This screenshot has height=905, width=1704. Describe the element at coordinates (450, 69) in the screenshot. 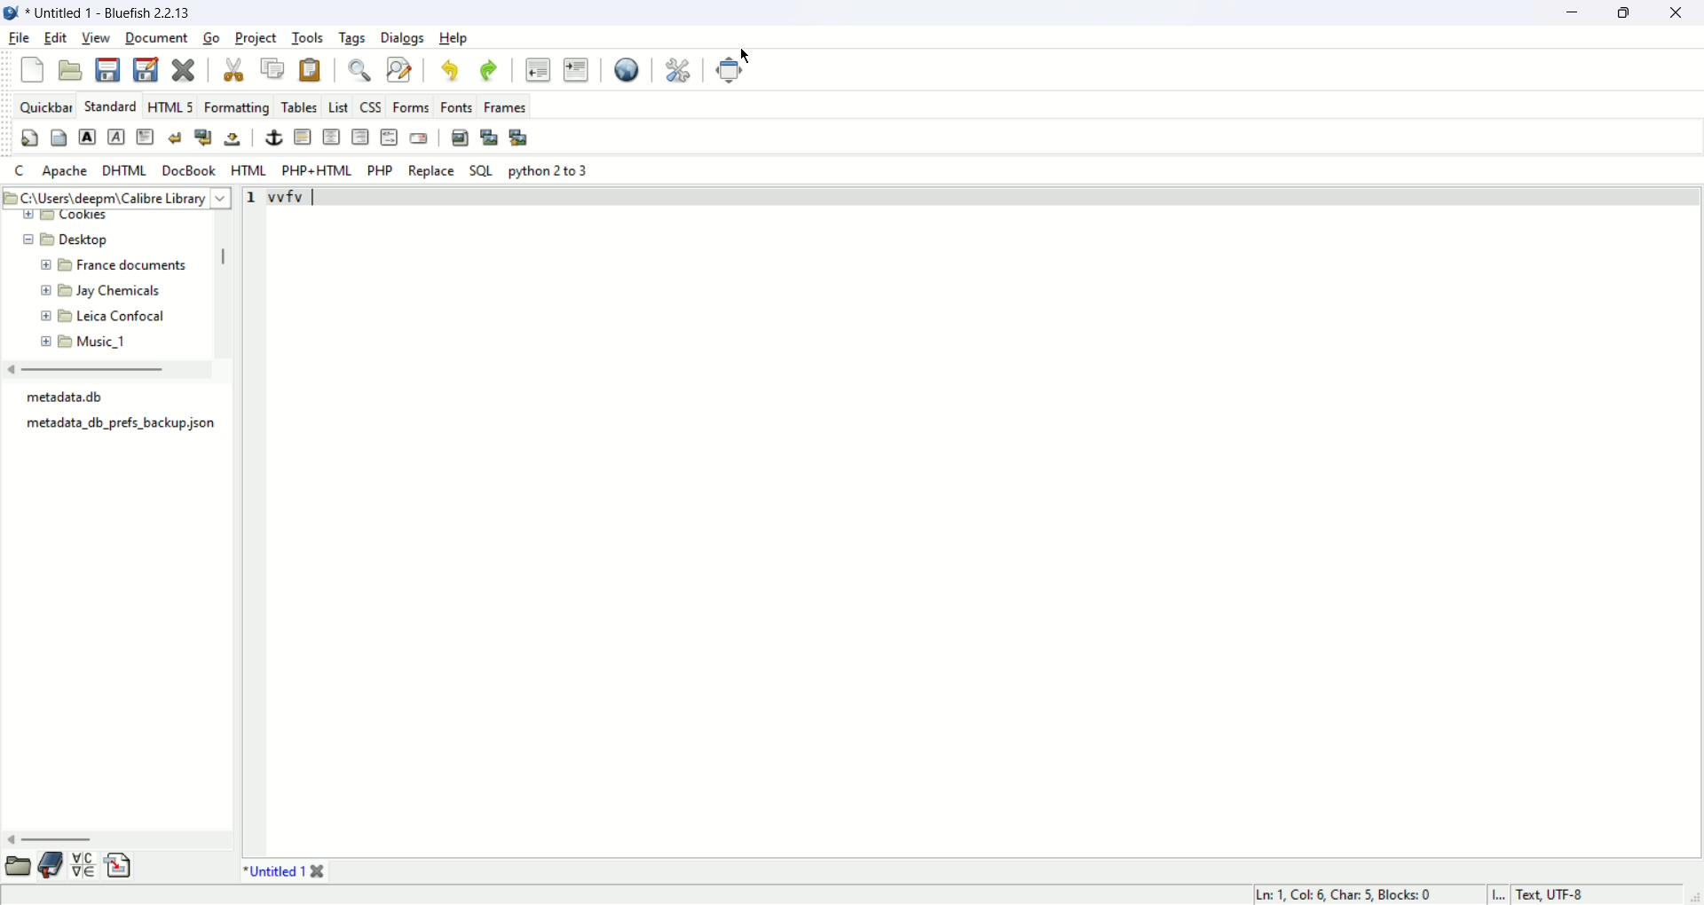

I see `undo` at that location.